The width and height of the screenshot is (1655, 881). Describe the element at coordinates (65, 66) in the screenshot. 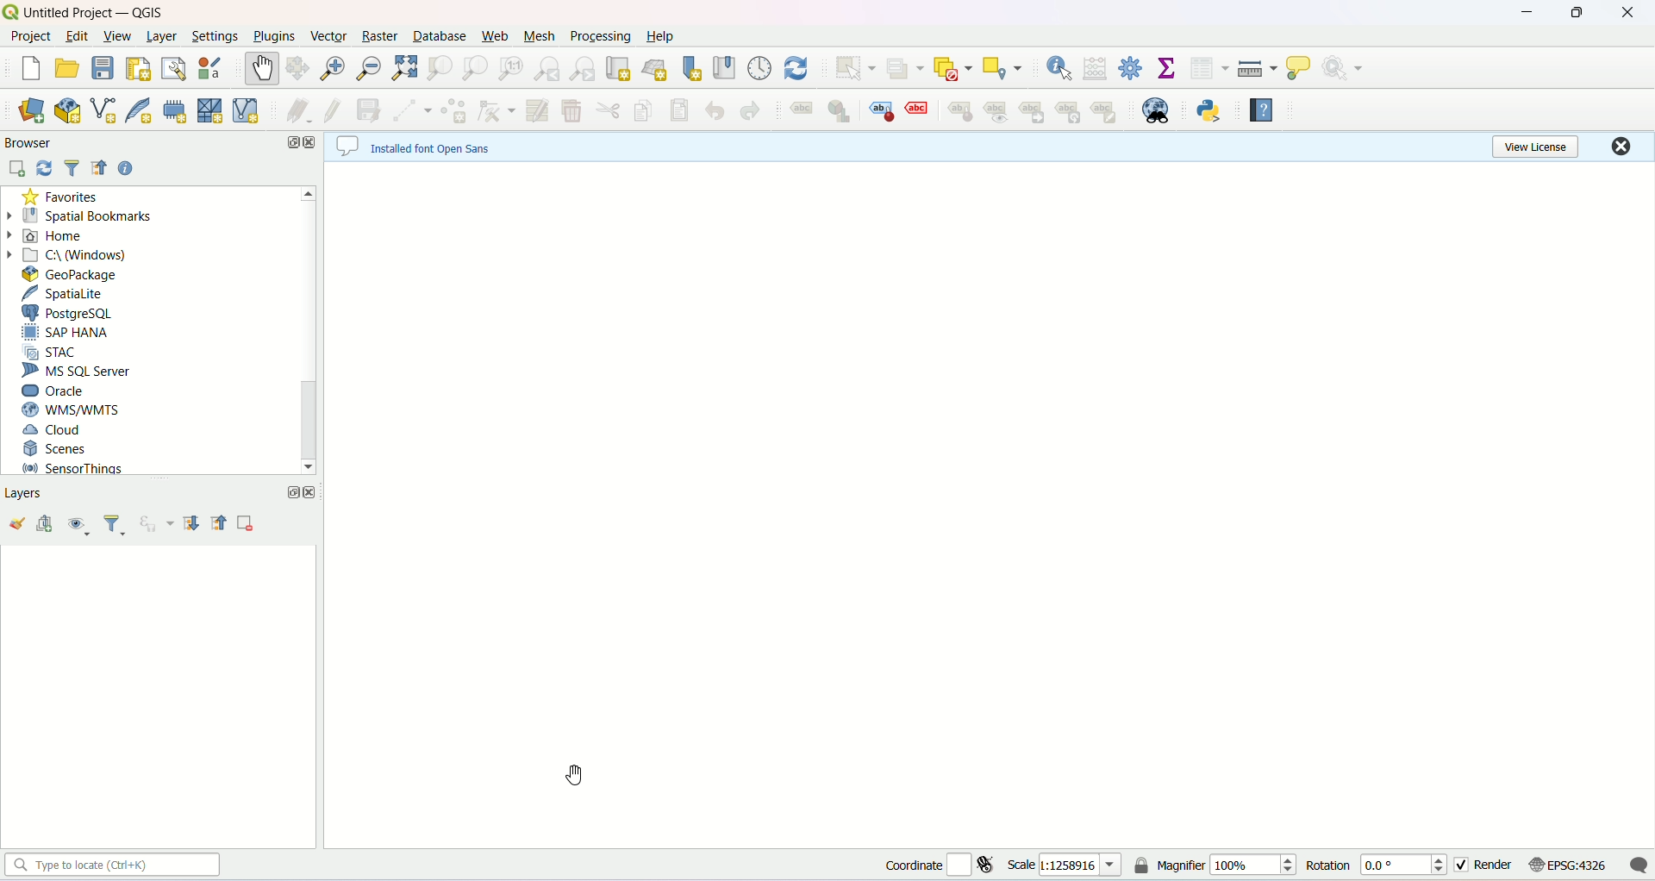

I see `open project` at that location.